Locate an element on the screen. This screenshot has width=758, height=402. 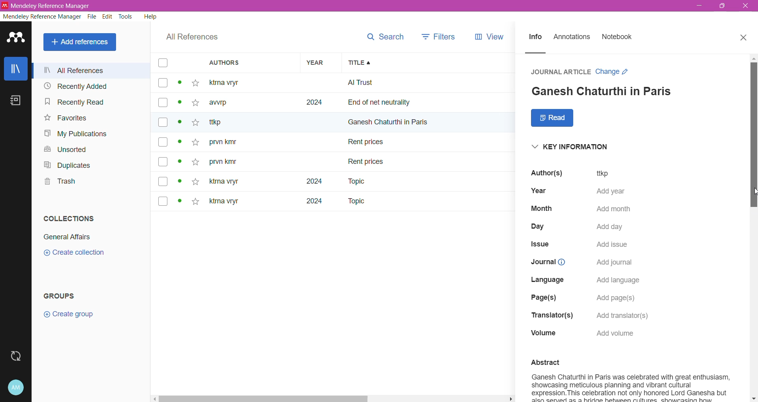
Collections is located at coordinates (68, 218).